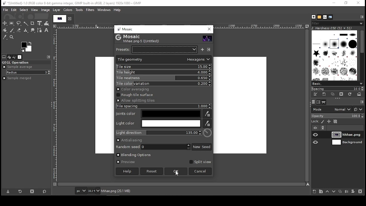 Image resolution: width=366 pixels, height=206 pixels. What do you see at coordinates (359, 94) in the screenshot?
I see `open brush as image` at bounding box center [359, 94].